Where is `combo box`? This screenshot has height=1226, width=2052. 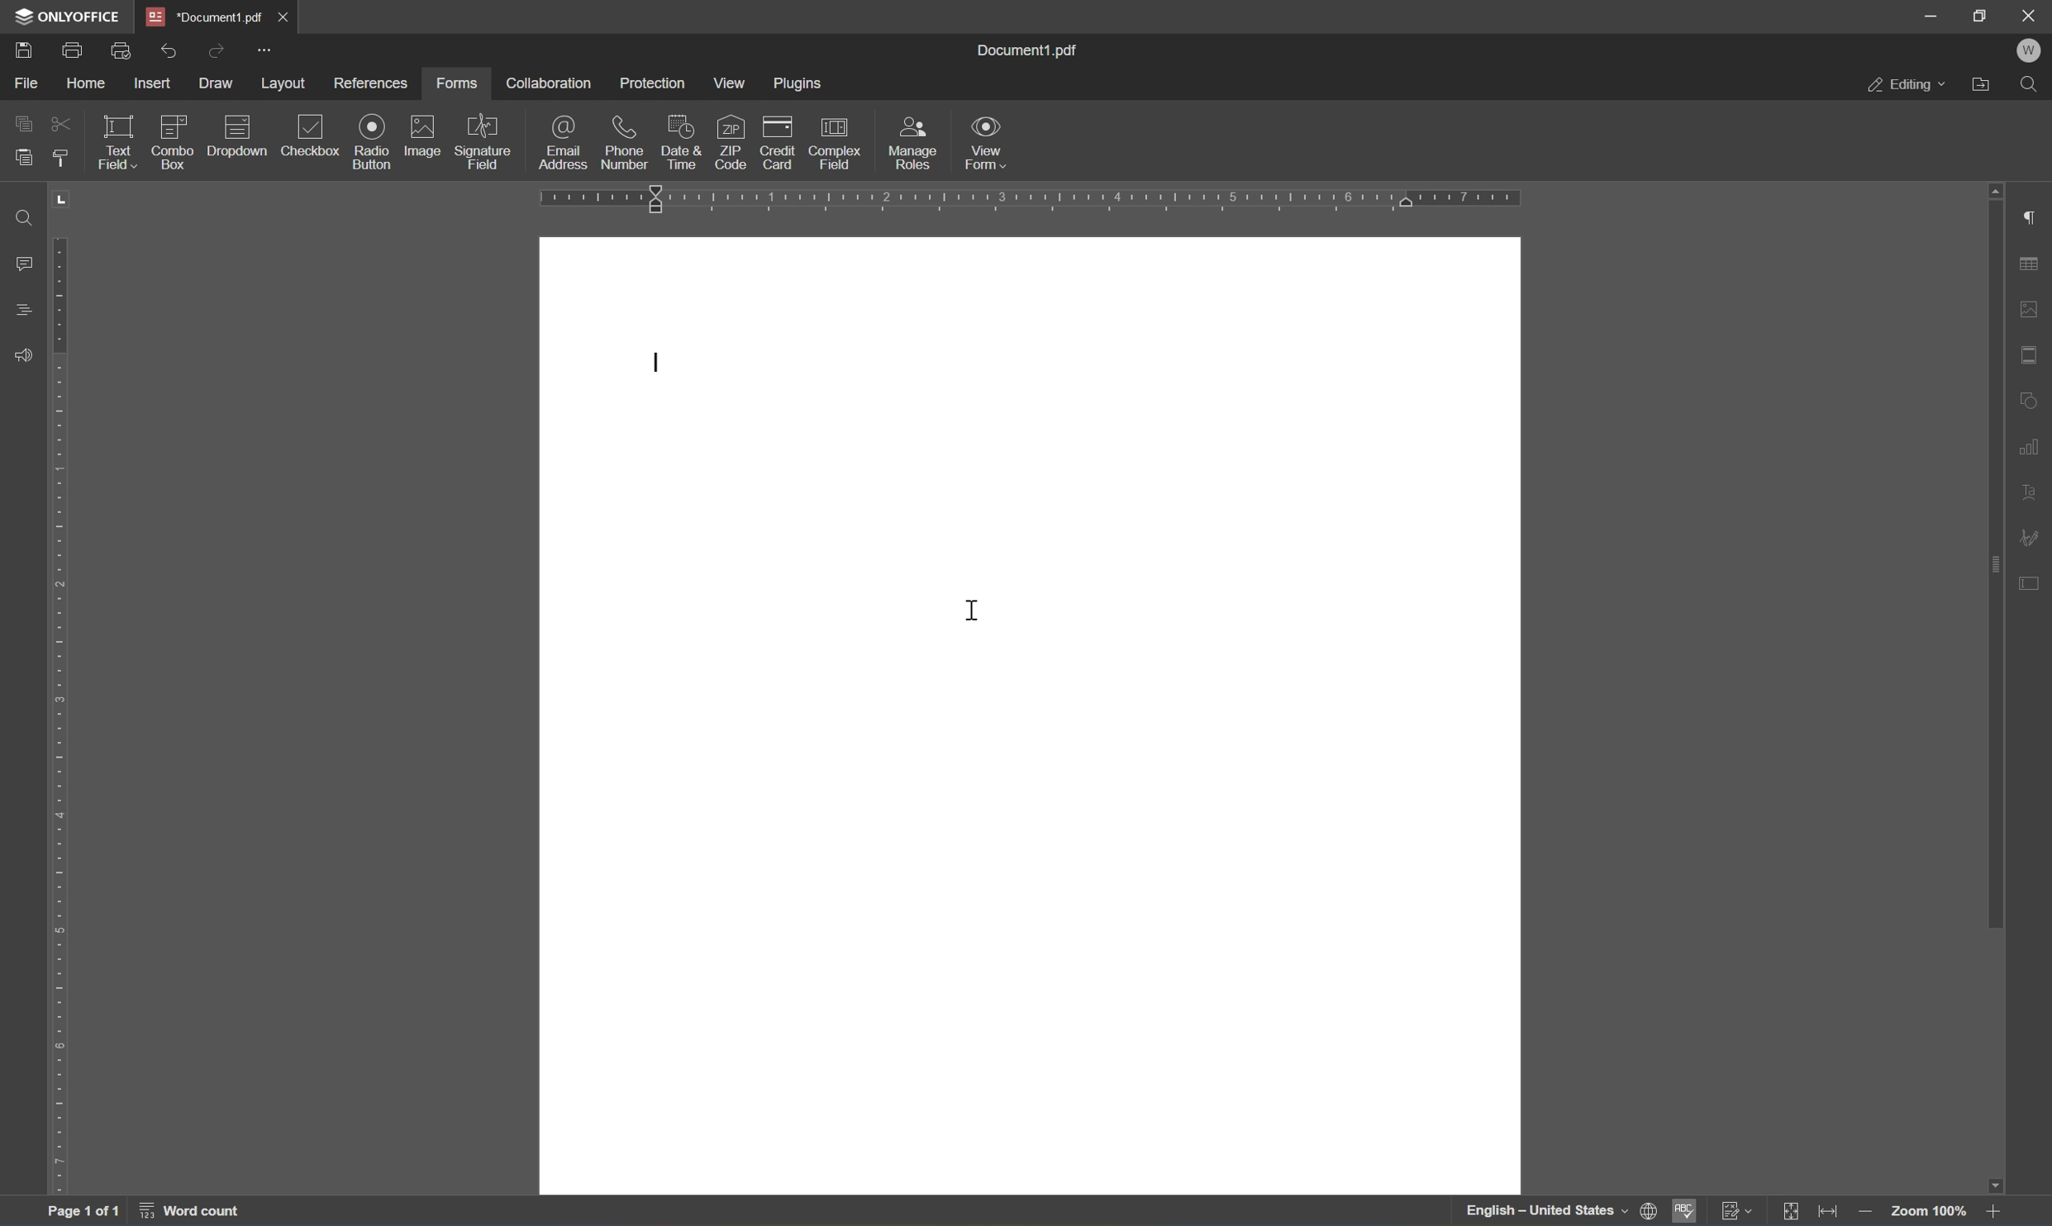
combo box is located at coordinates (174, 143).